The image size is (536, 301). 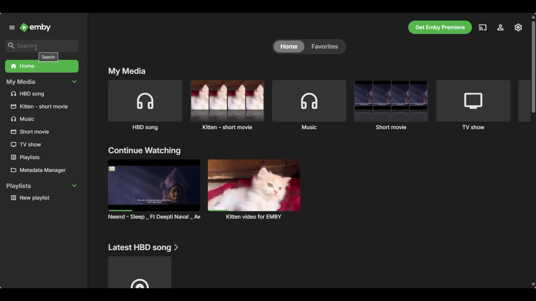 What do you see at coordinates (310, 105) in the screenshot?
I see `Music` at bounding box center [310, 105].